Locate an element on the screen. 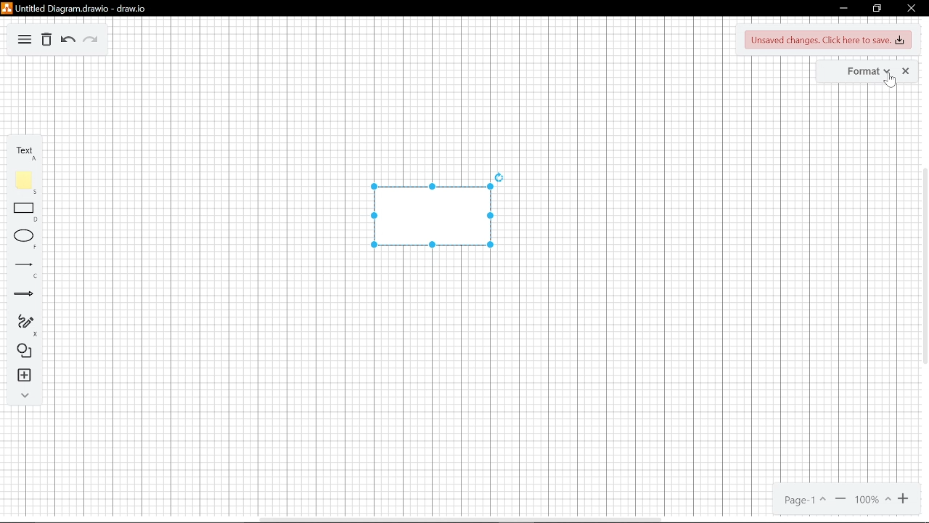  Color is located at coordinates (26, 179).